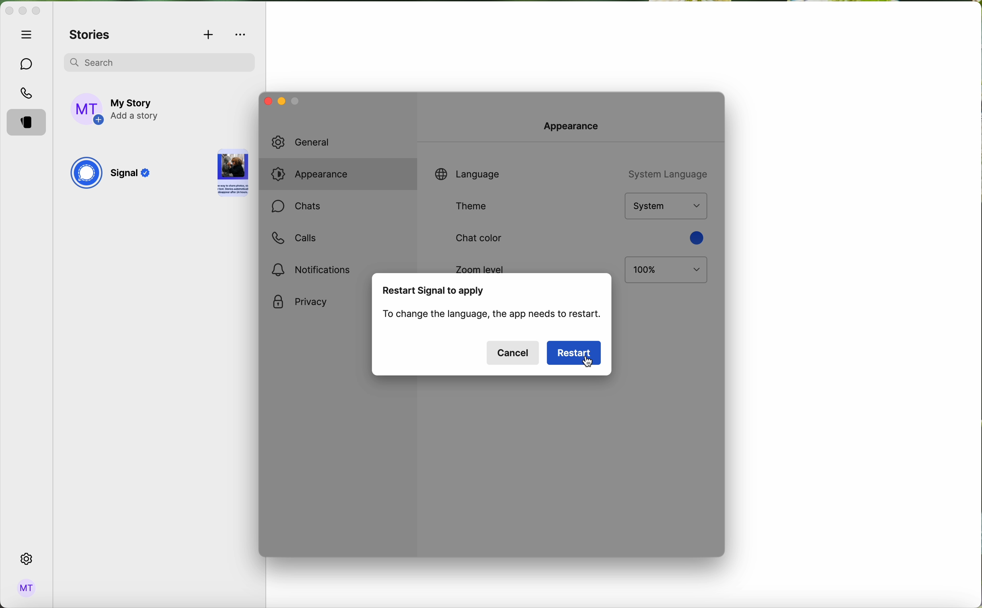 Image resolution: width=982 pixels, height=608 pixels. Describe the element at coordinates (280, 103) in the screenshot. I see `minimize` at that location.